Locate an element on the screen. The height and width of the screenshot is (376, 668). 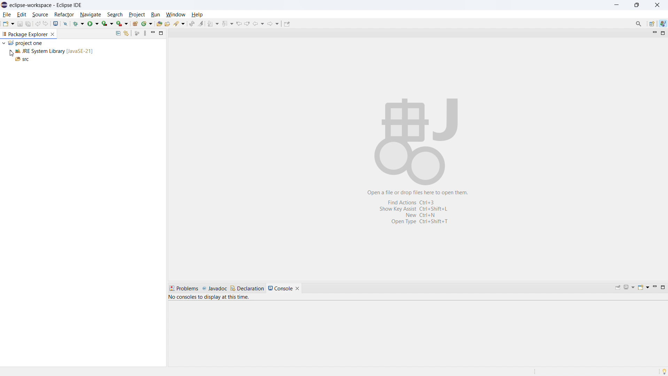
No consoles to display at this time. is located at coordinates (211, 296).